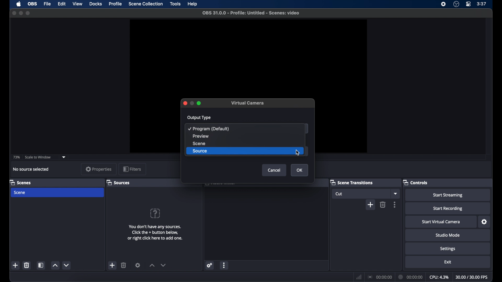 The width and height of the screenshot is (502, 282). I want to click on output type, so click(199, 118).